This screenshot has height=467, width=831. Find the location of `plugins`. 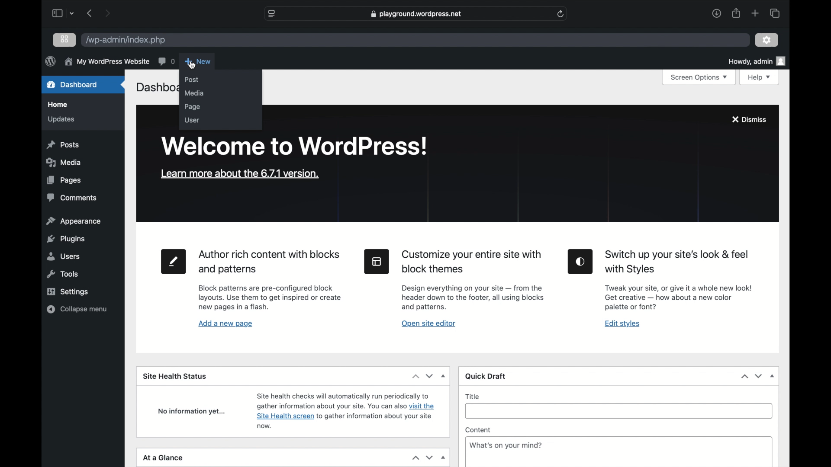

plugins is located at coordinates (66, 239).